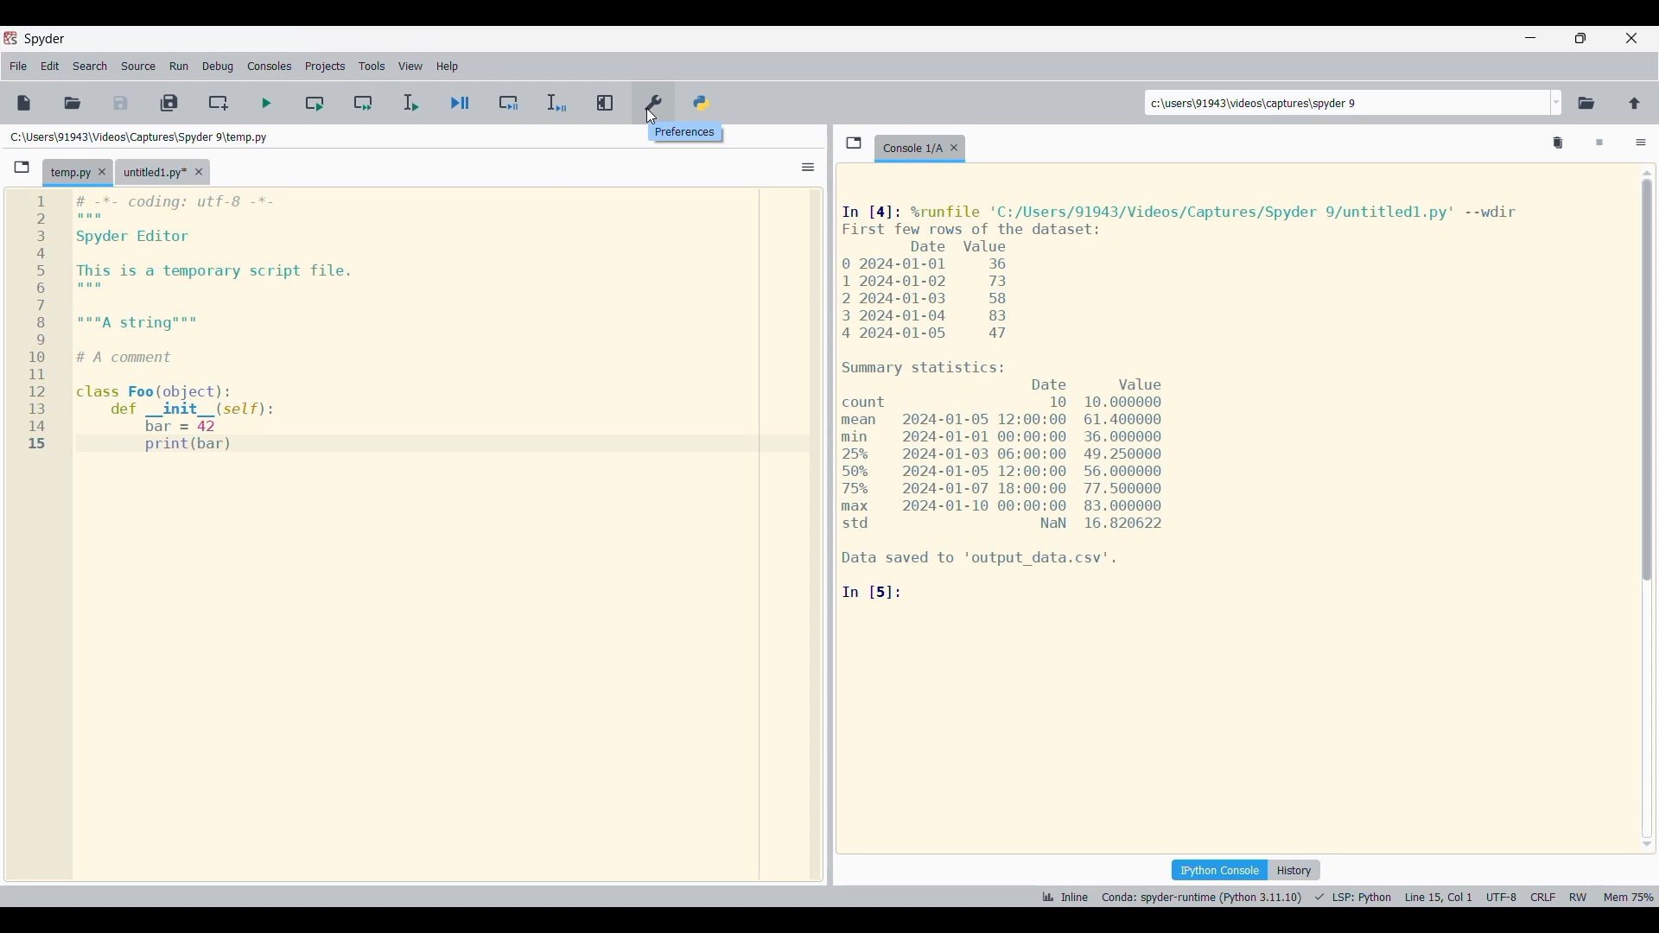 The height and width of the screenshot is (933, 1659). What do you see at coordinates (120, 102) in the screenshot?
I see `Save` at bounding box center [120, 102].